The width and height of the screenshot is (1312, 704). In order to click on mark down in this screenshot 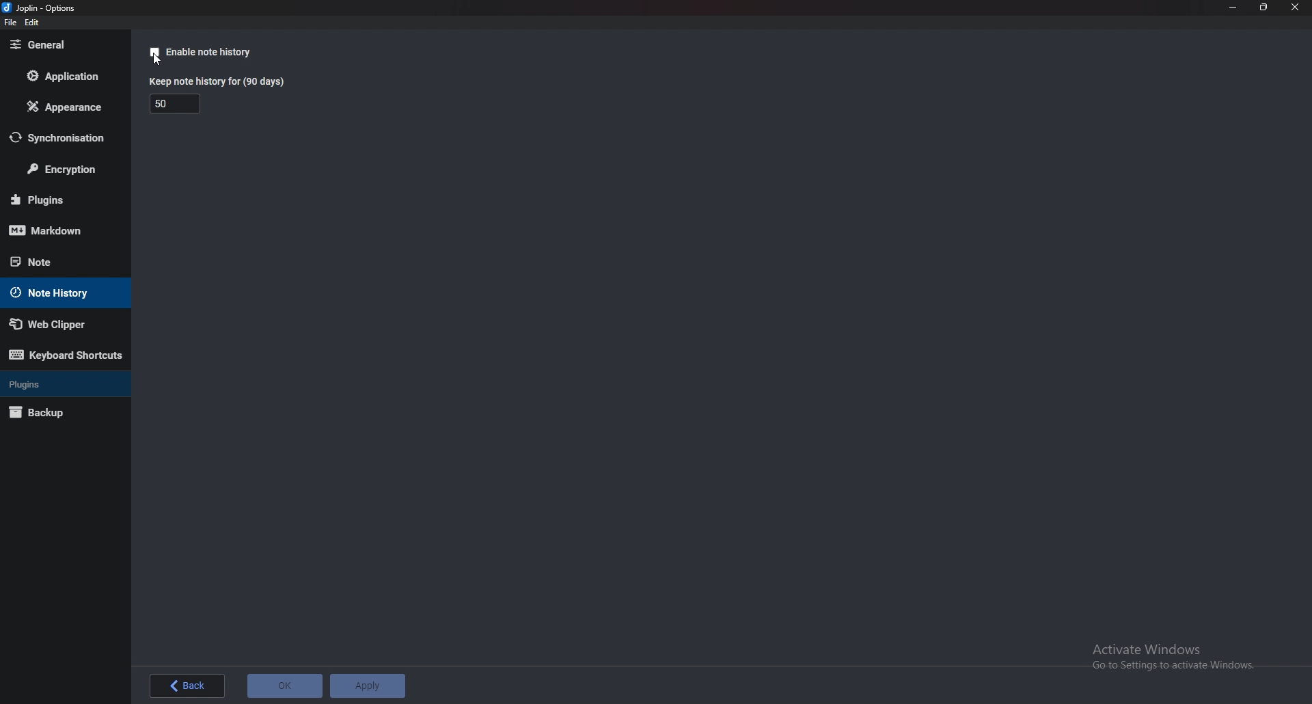, I will do `click(61, 232)`.